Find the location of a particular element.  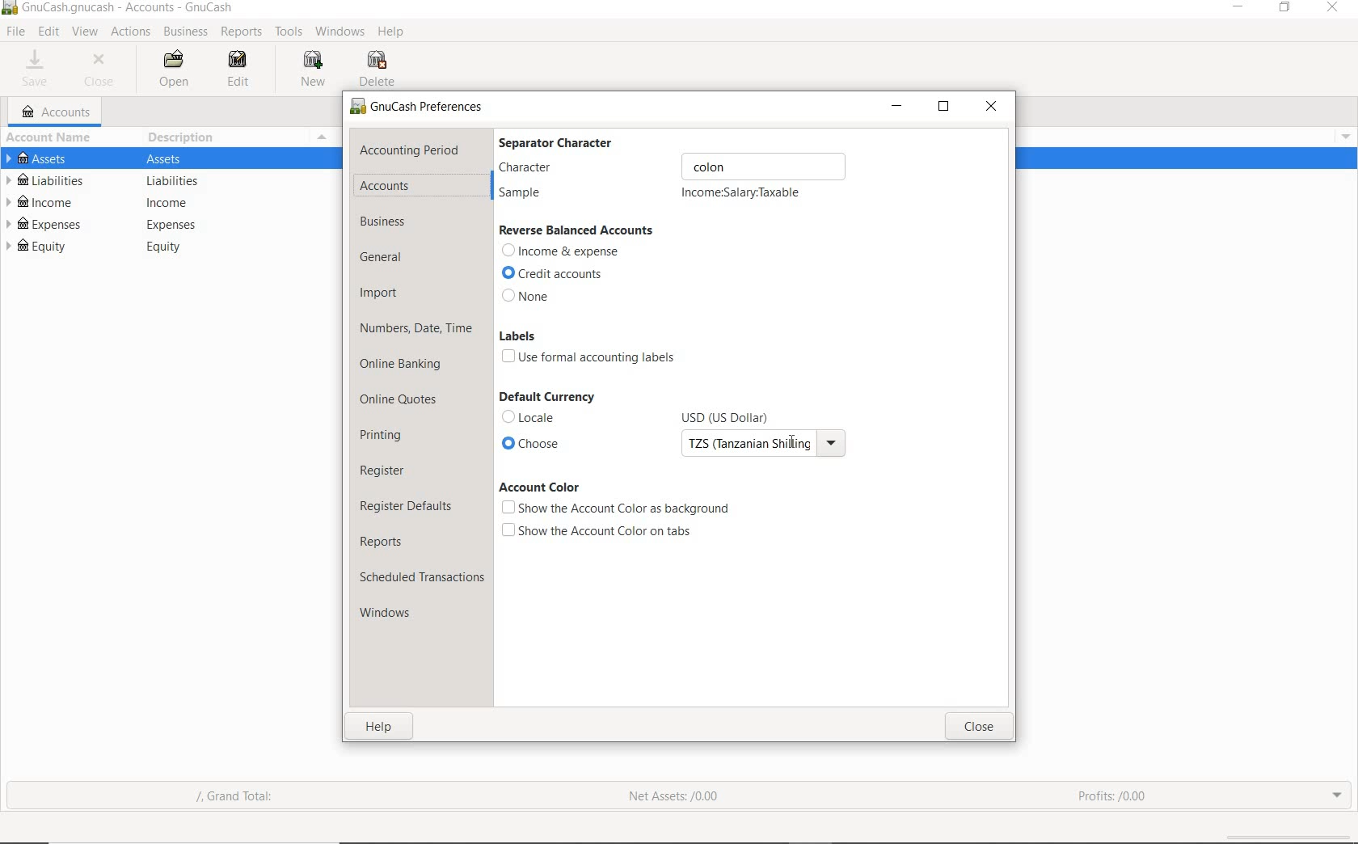

incomeSalary:Taxable is located at coordinates (742, 193).